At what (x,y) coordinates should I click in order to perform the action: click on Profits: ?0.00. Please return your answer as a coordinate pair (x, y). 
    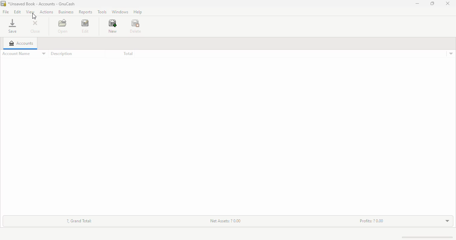
    Looking at the image, I should click on (372, 221).